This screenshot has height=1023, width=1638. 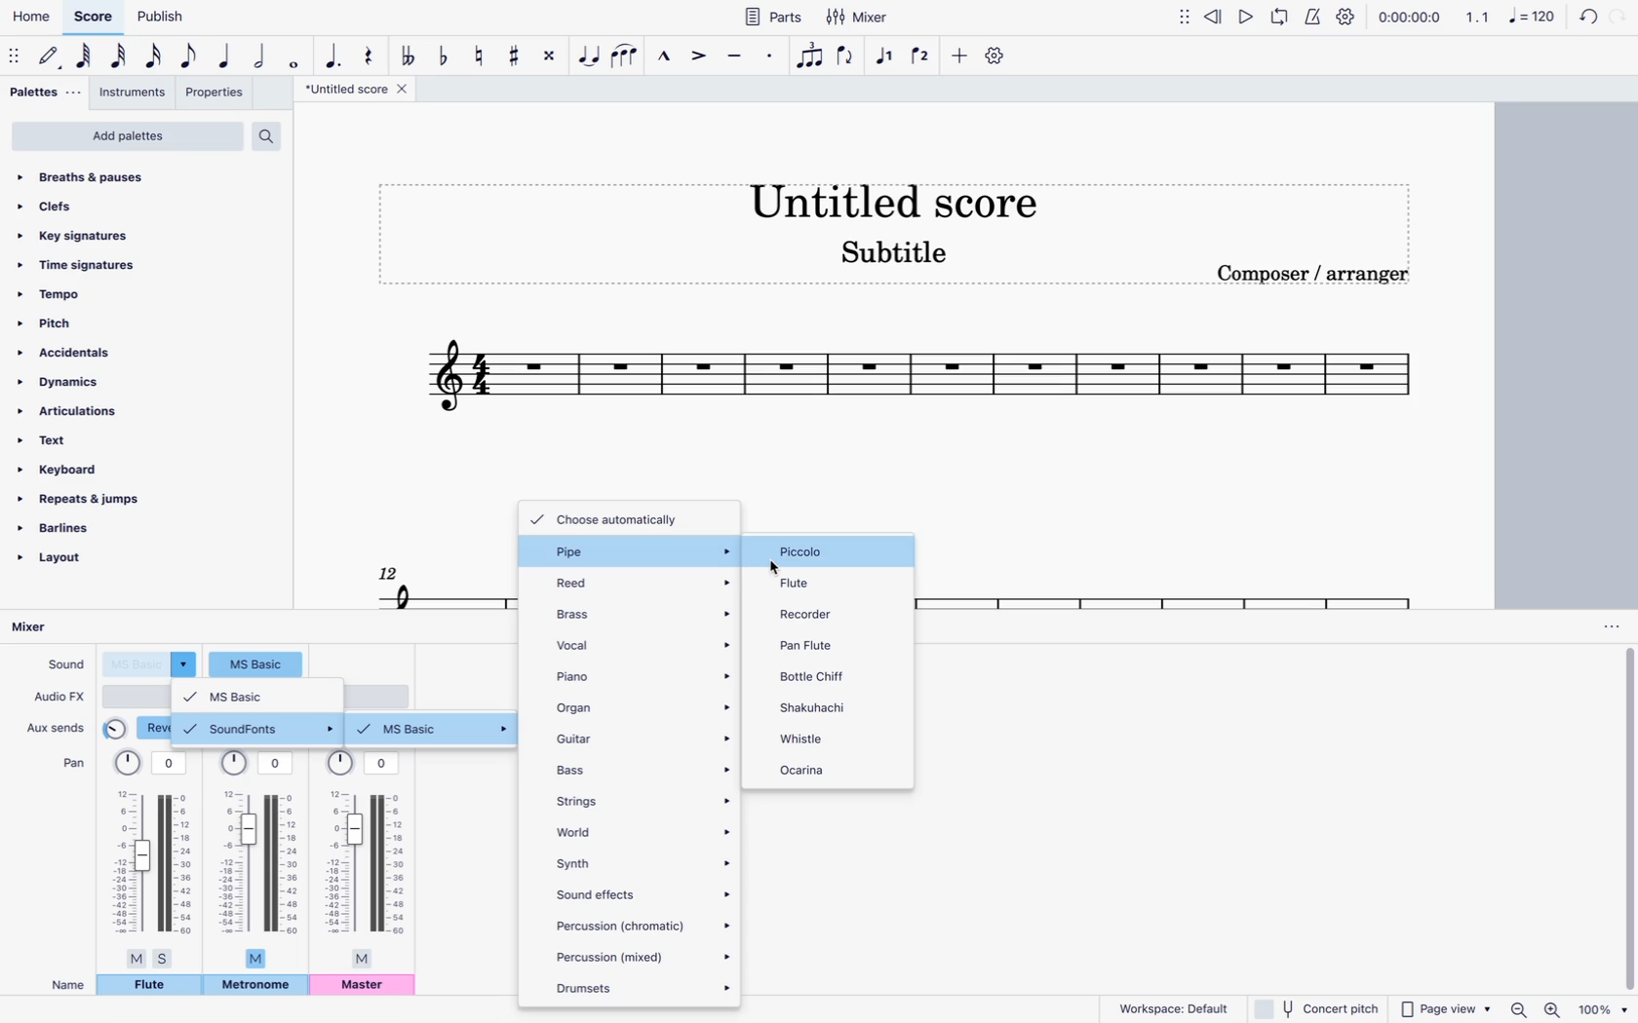 I want to click on choose automatically, so click(x=615, y=518).